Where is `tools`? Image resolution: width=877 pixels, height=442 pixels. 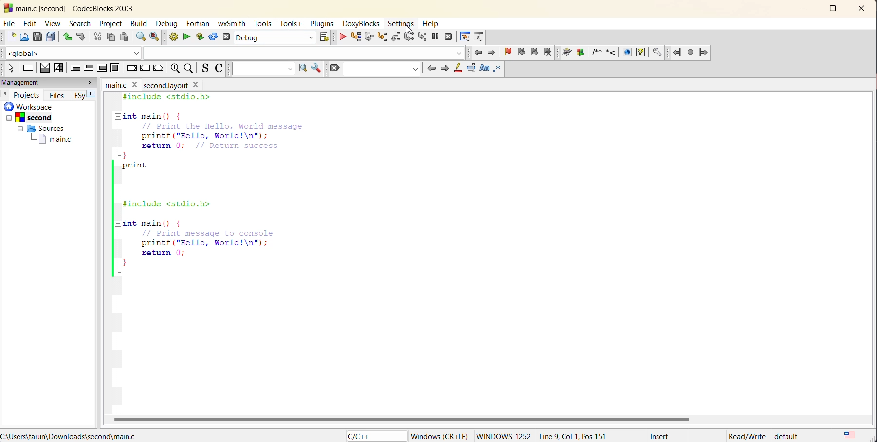
tools is located at coordinates (264, 25).